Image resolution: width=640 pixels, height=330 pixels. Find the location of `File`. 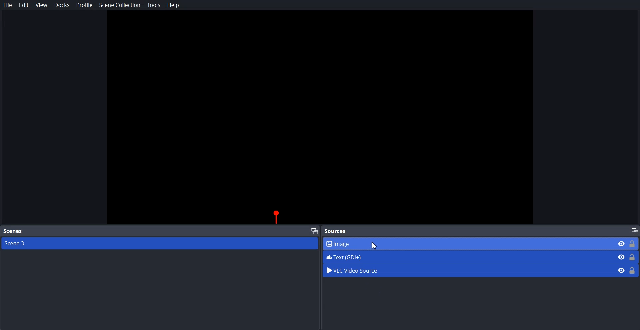

File is located at coordinates (8, 5).